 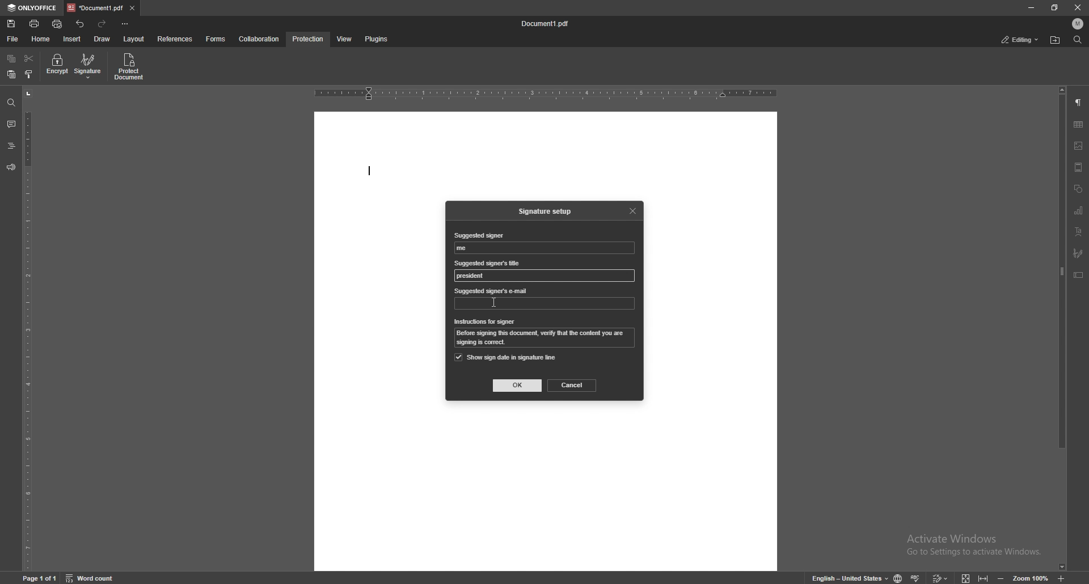 What do you see at coordinates (11, 103) in the screenshot?
I see `find` at bounding box center [11, 103].